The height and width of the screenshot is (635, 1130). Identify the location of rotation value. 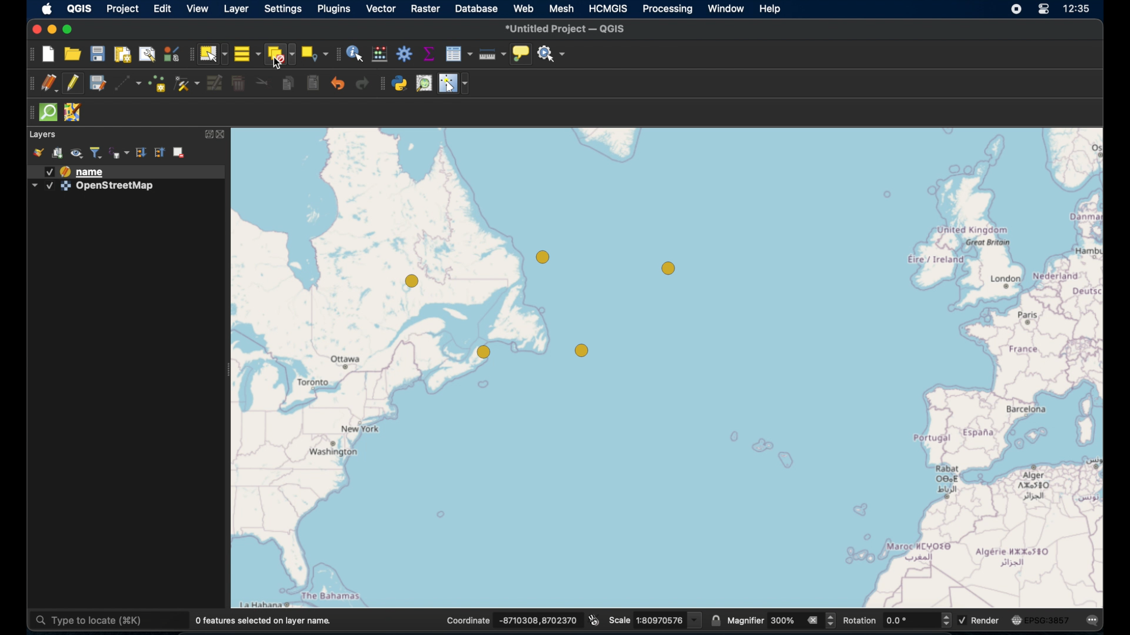
(911, 621).